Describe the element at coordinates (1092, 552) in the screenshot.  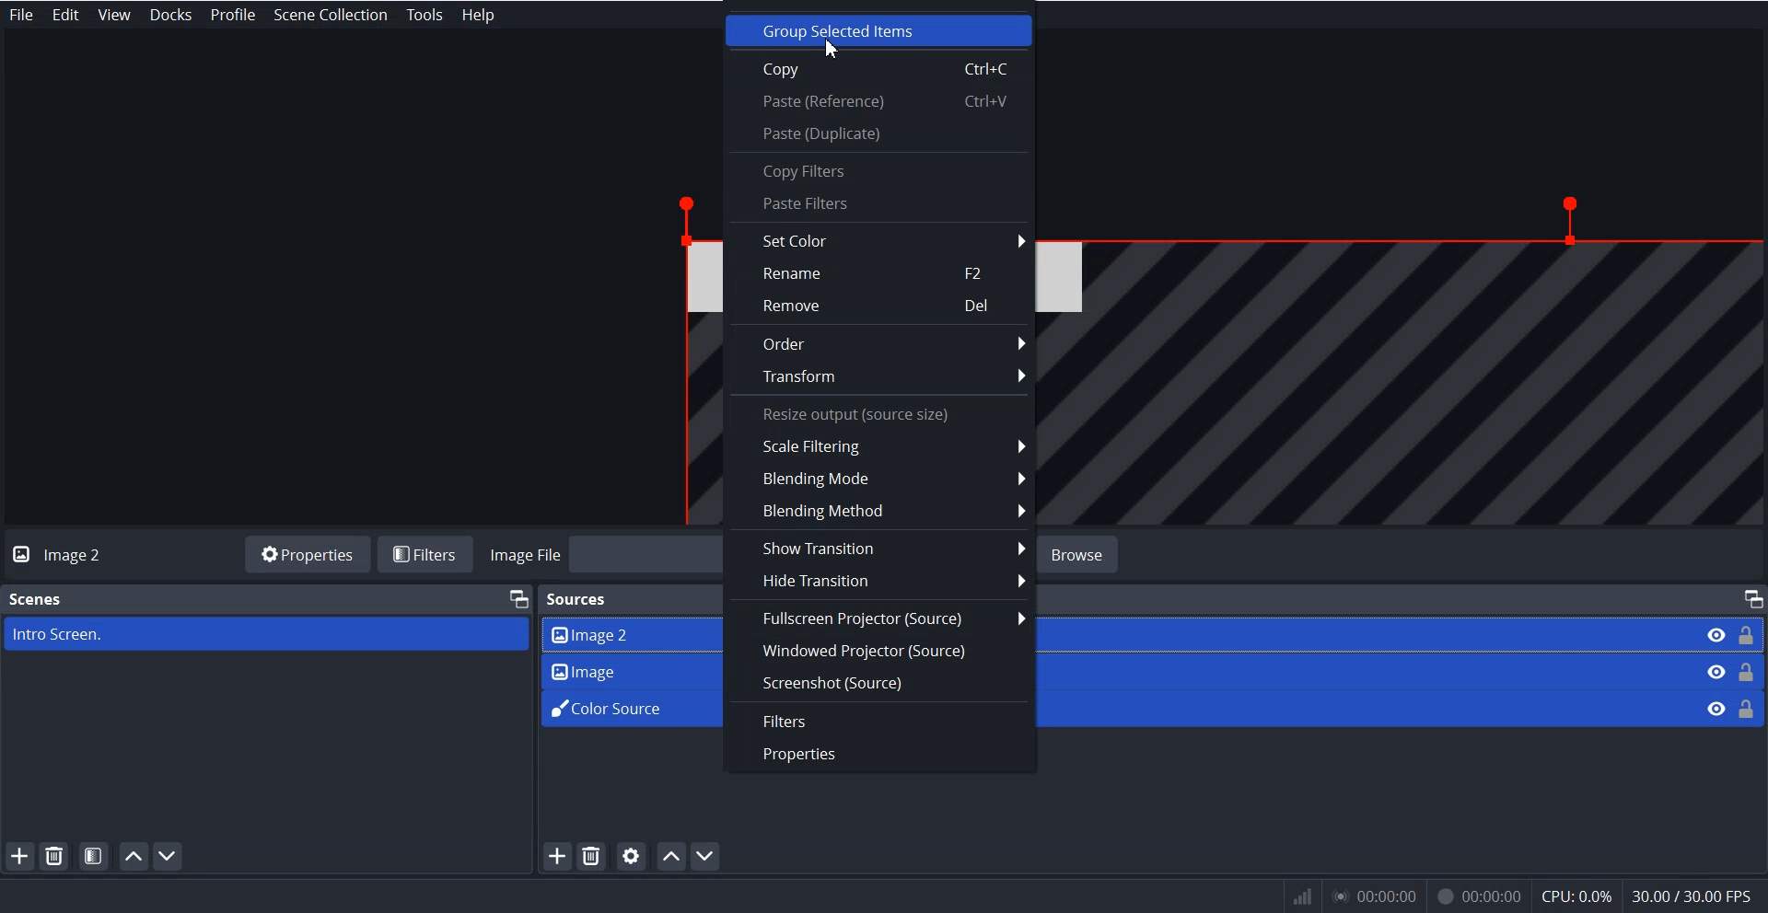
I see `browse` at that location.